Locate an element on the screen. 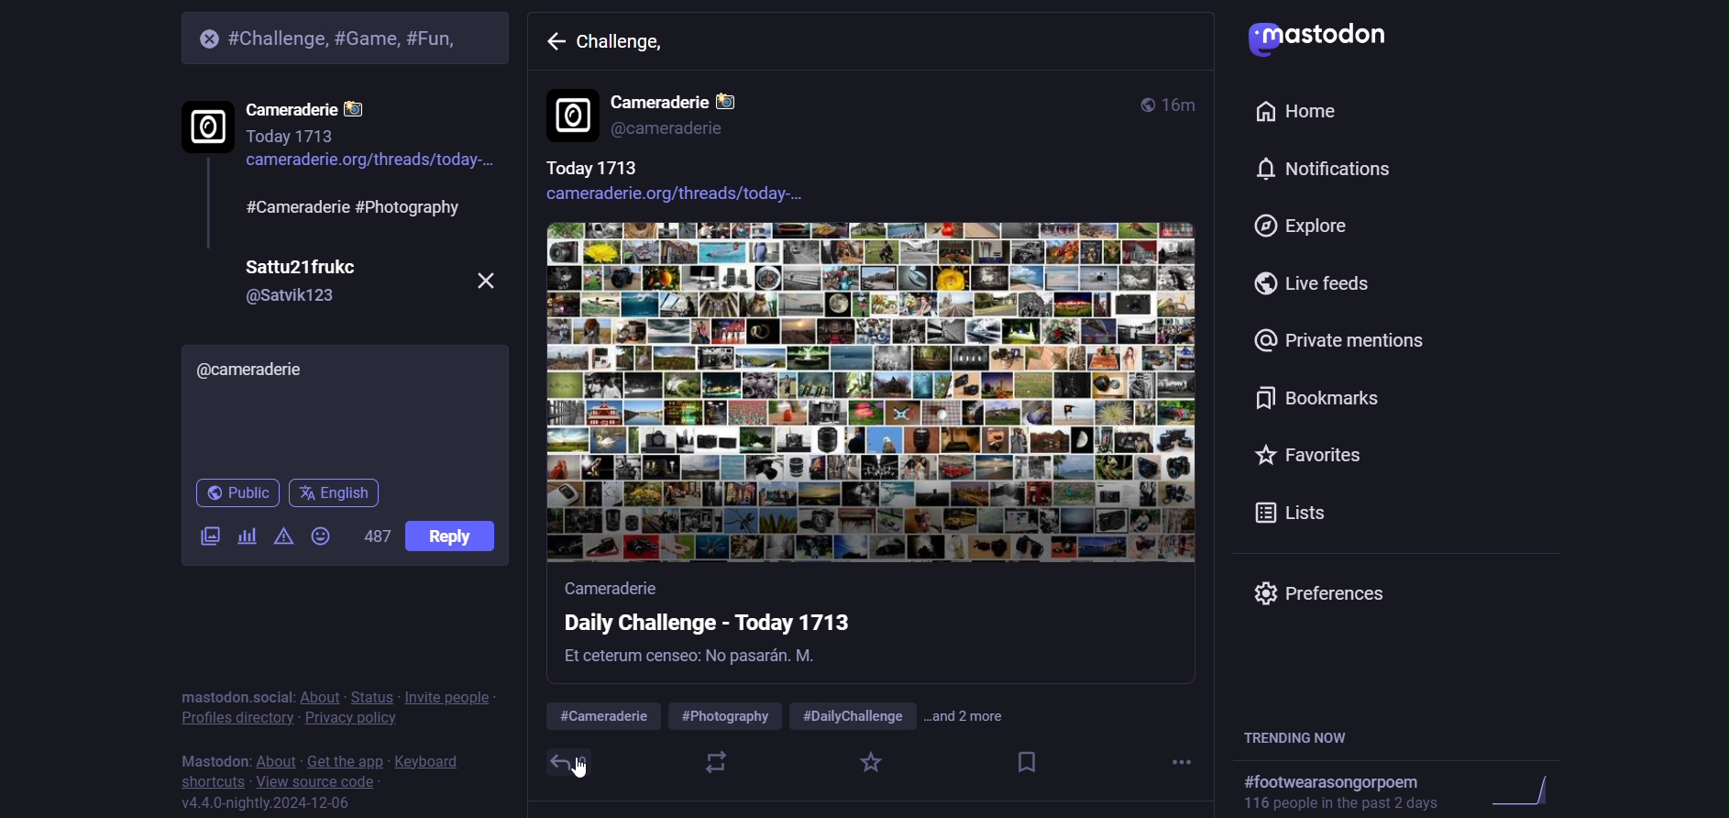  id is located at coordinates (295, 298).